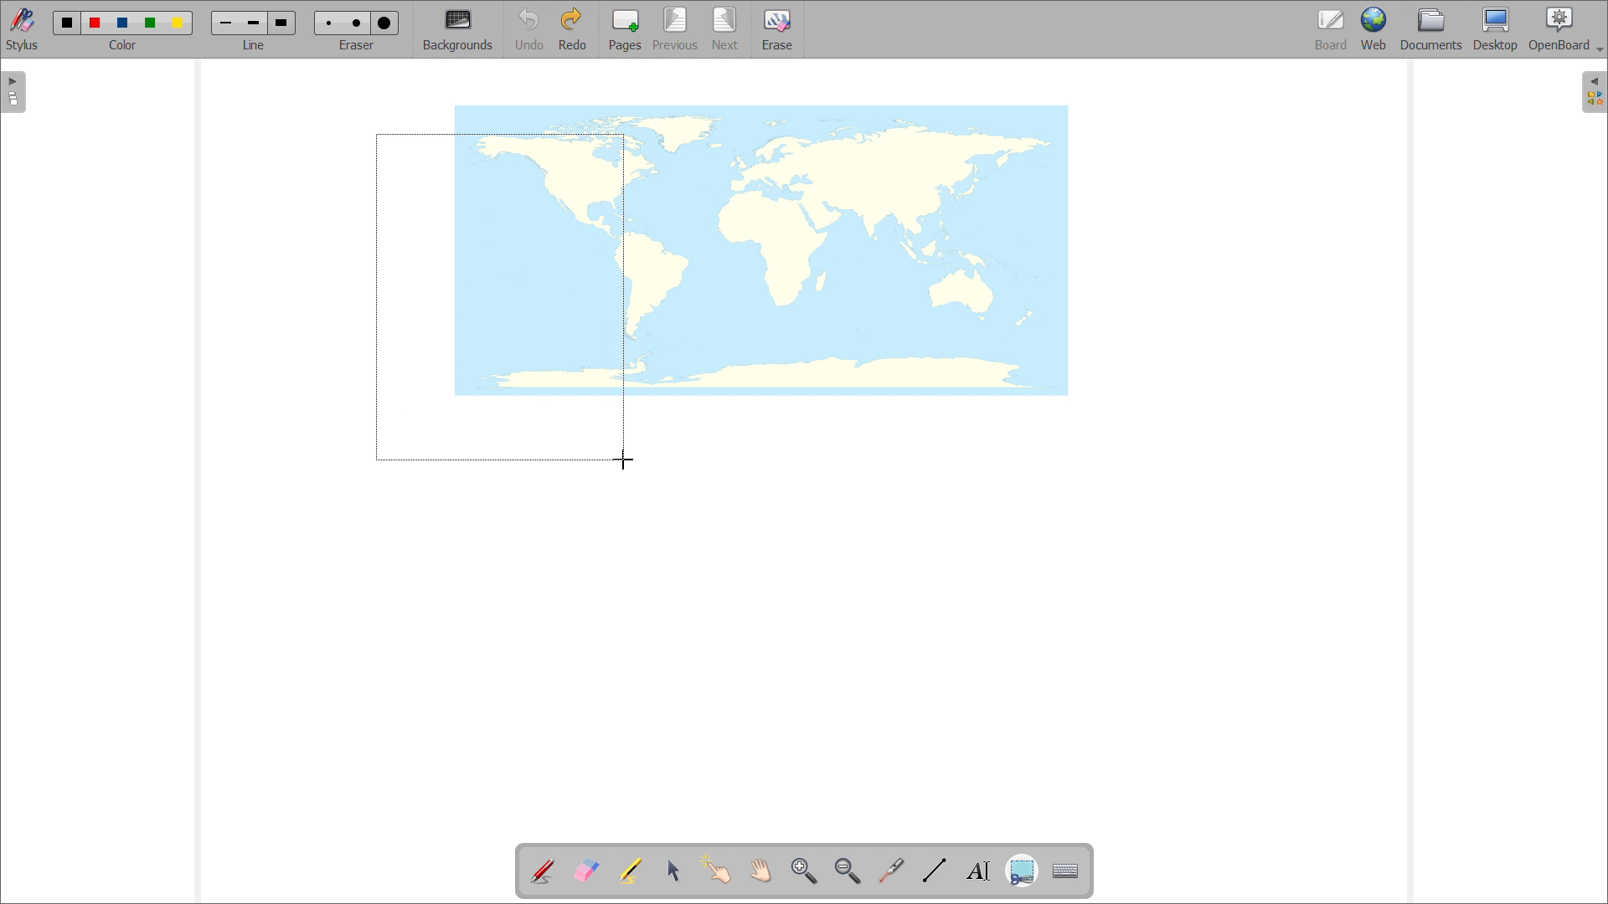 The width and height of the screenshot is (1608, 904). What do you see at coordinates (585, 870) in the screenshot?
I see `erase annotations` at bounding box center [585, 870].